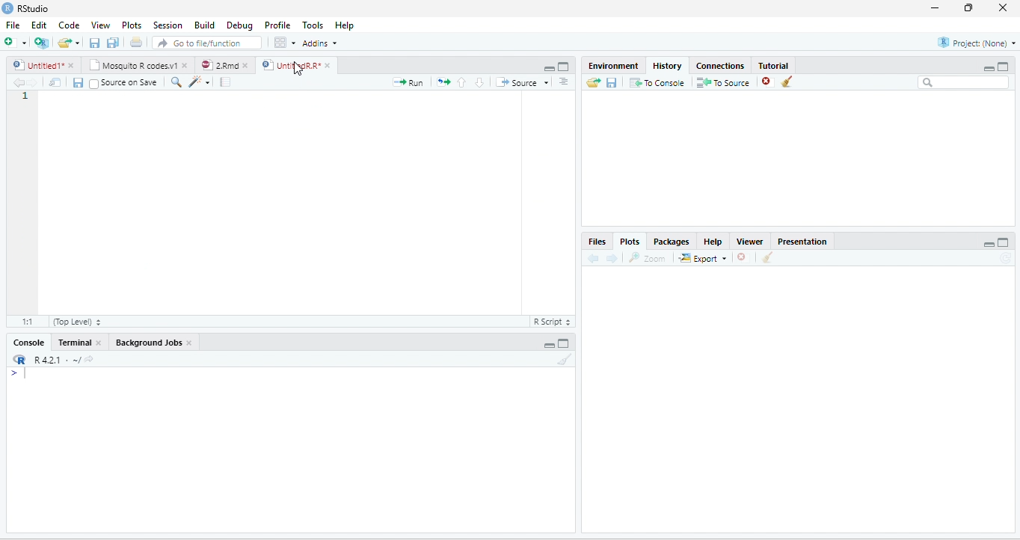 The image size is (1020, 540). What do you see at coordinates (184, 65) in the screenshot?
I see `close` at bounding box center [184, 65].